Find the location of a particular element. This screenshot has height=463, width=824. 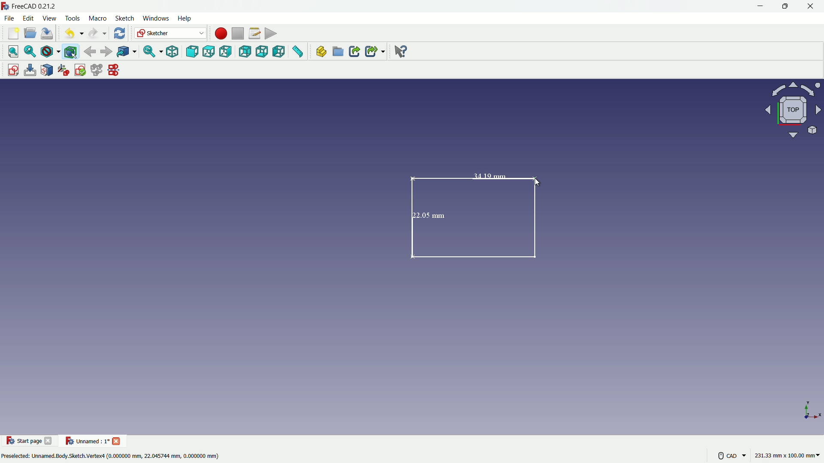

close app is located at coordinates (813, 6).